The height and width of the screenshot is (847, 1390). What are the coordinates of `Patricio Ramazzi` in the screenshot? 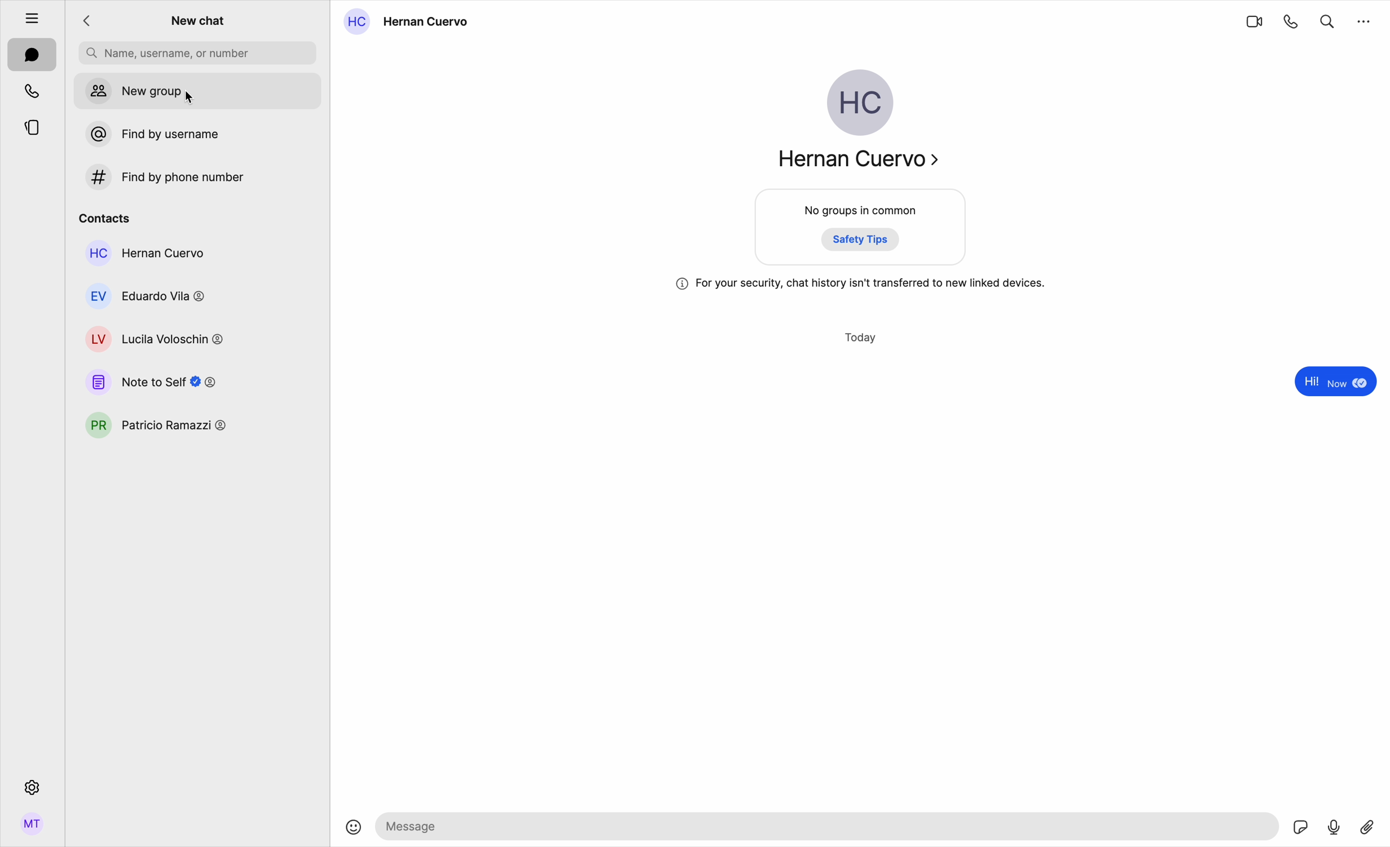 It's located at (157, 426).